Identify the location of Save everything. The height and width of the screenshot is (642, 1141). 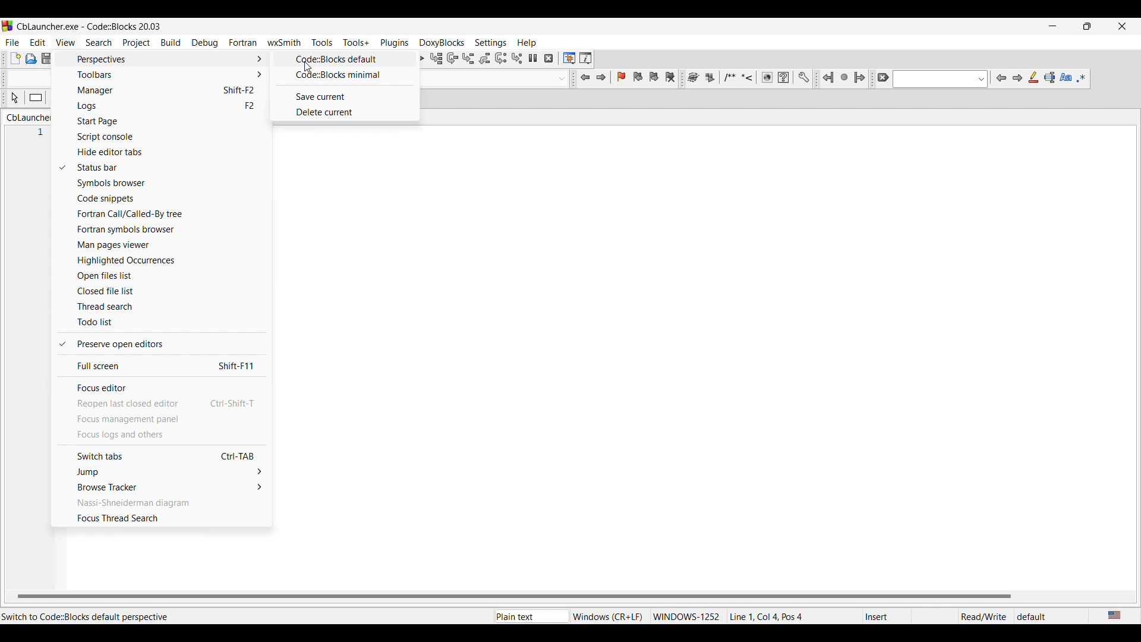
(64, 58).